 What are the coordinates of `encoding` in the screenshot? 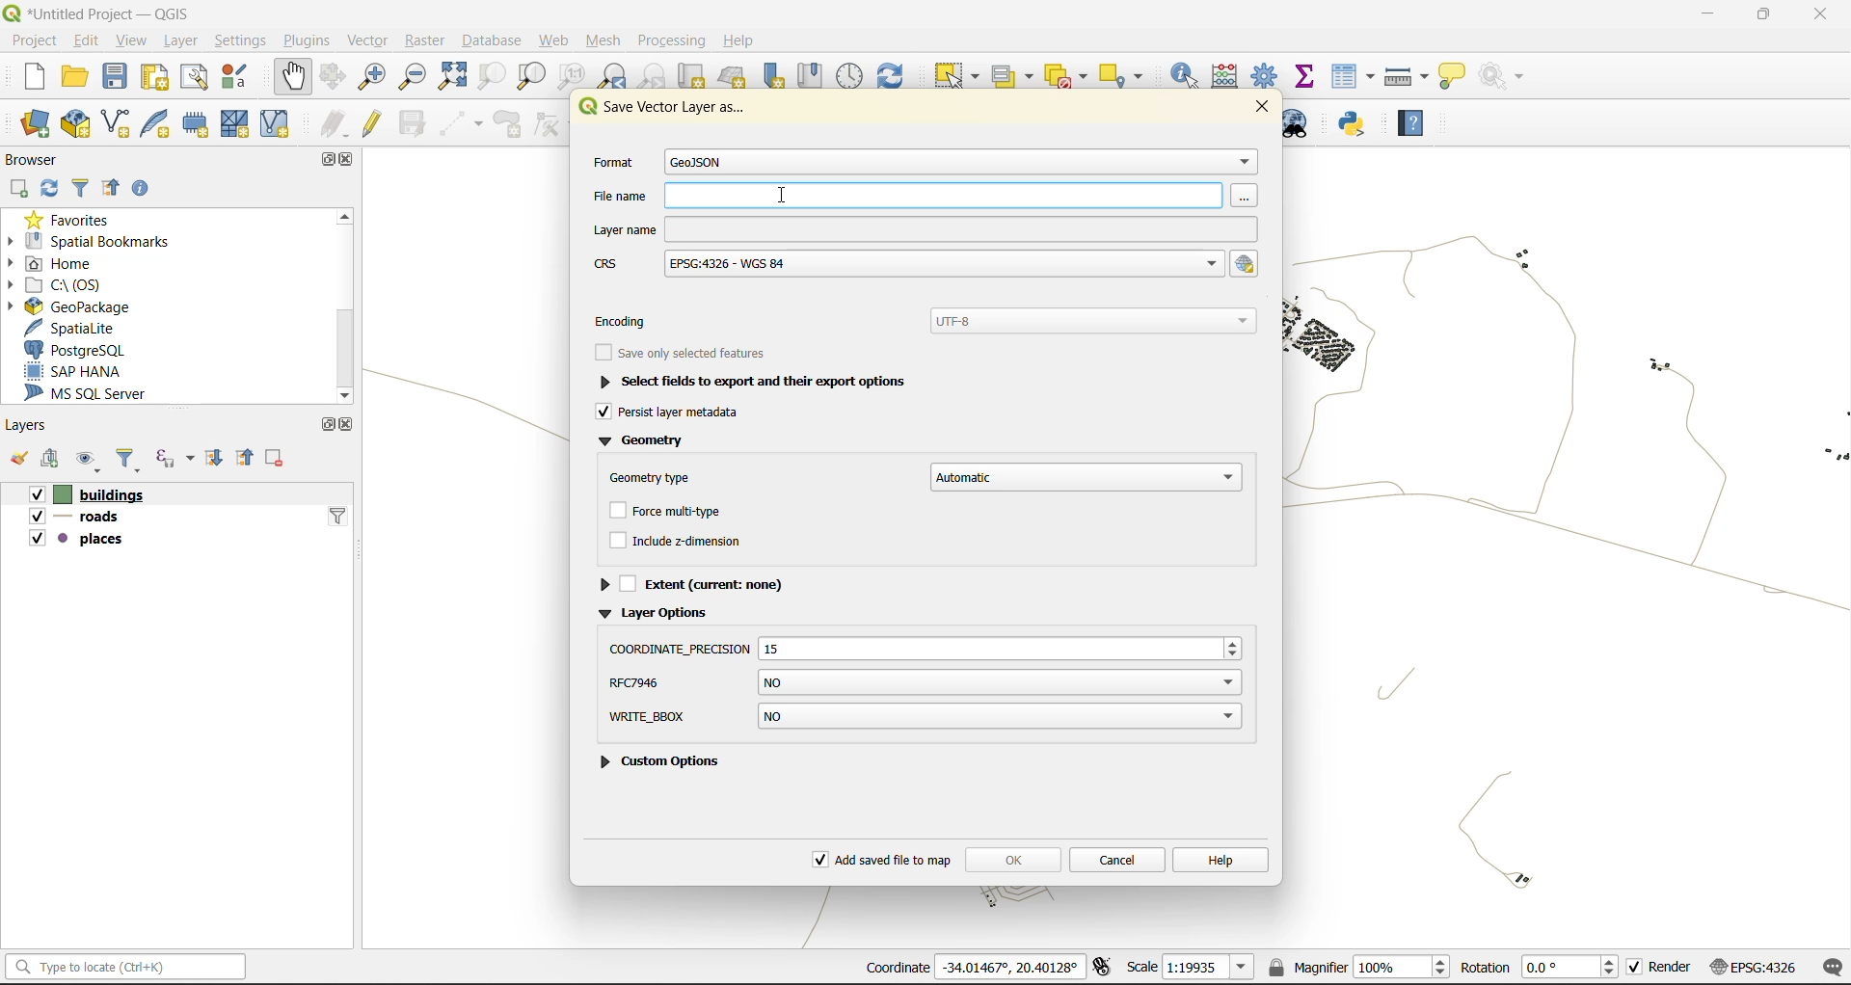 It's located at (930, 319).